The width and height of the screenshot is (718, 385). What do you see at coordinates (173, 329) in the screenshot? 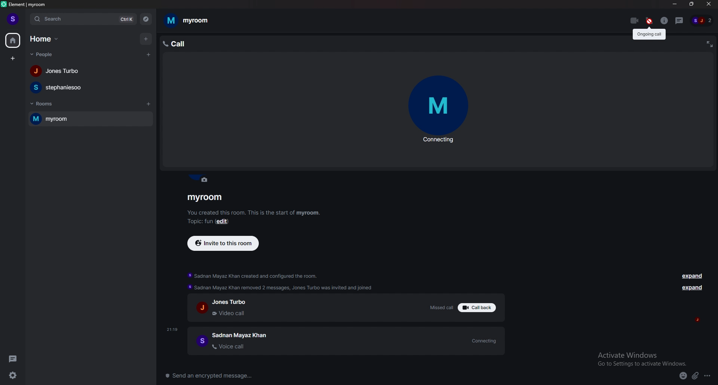
I see `21:19` at bounding box center [173, 329].